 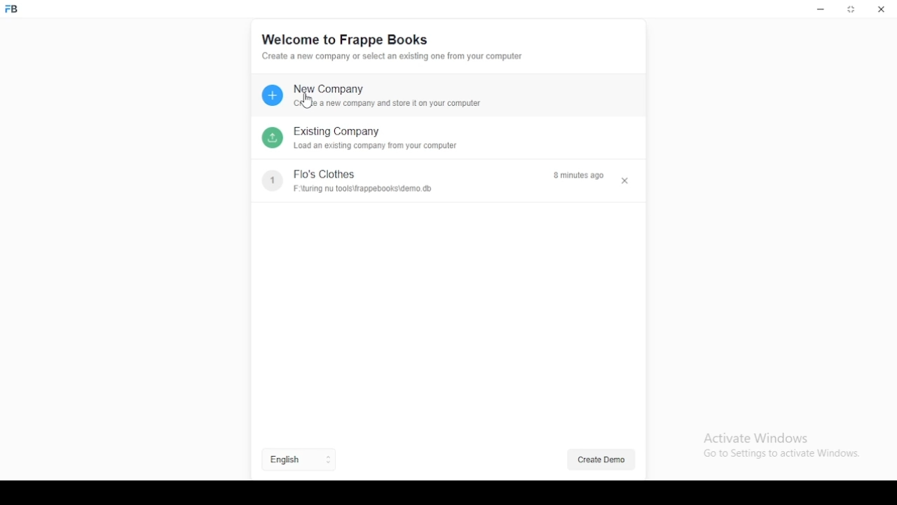 What do you see at coordinates (626, 181) in the screenshot?
I see `close` at bounding box center [626, 181].